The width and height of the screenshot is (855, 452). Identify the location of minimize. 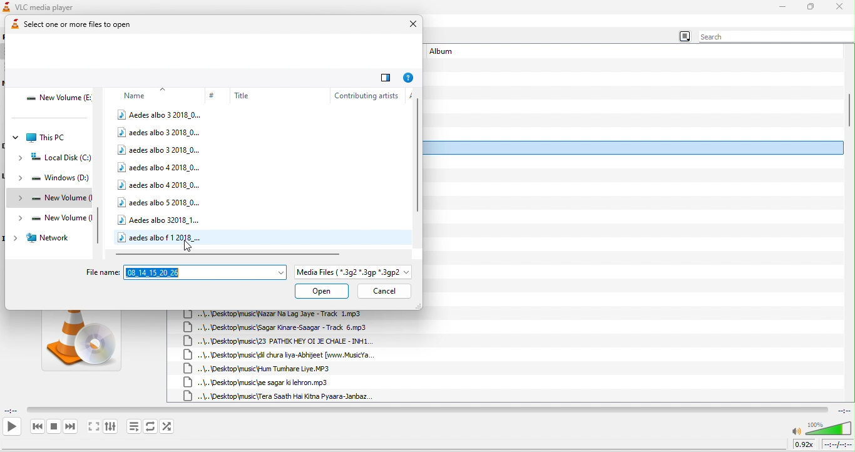
(782, 7).